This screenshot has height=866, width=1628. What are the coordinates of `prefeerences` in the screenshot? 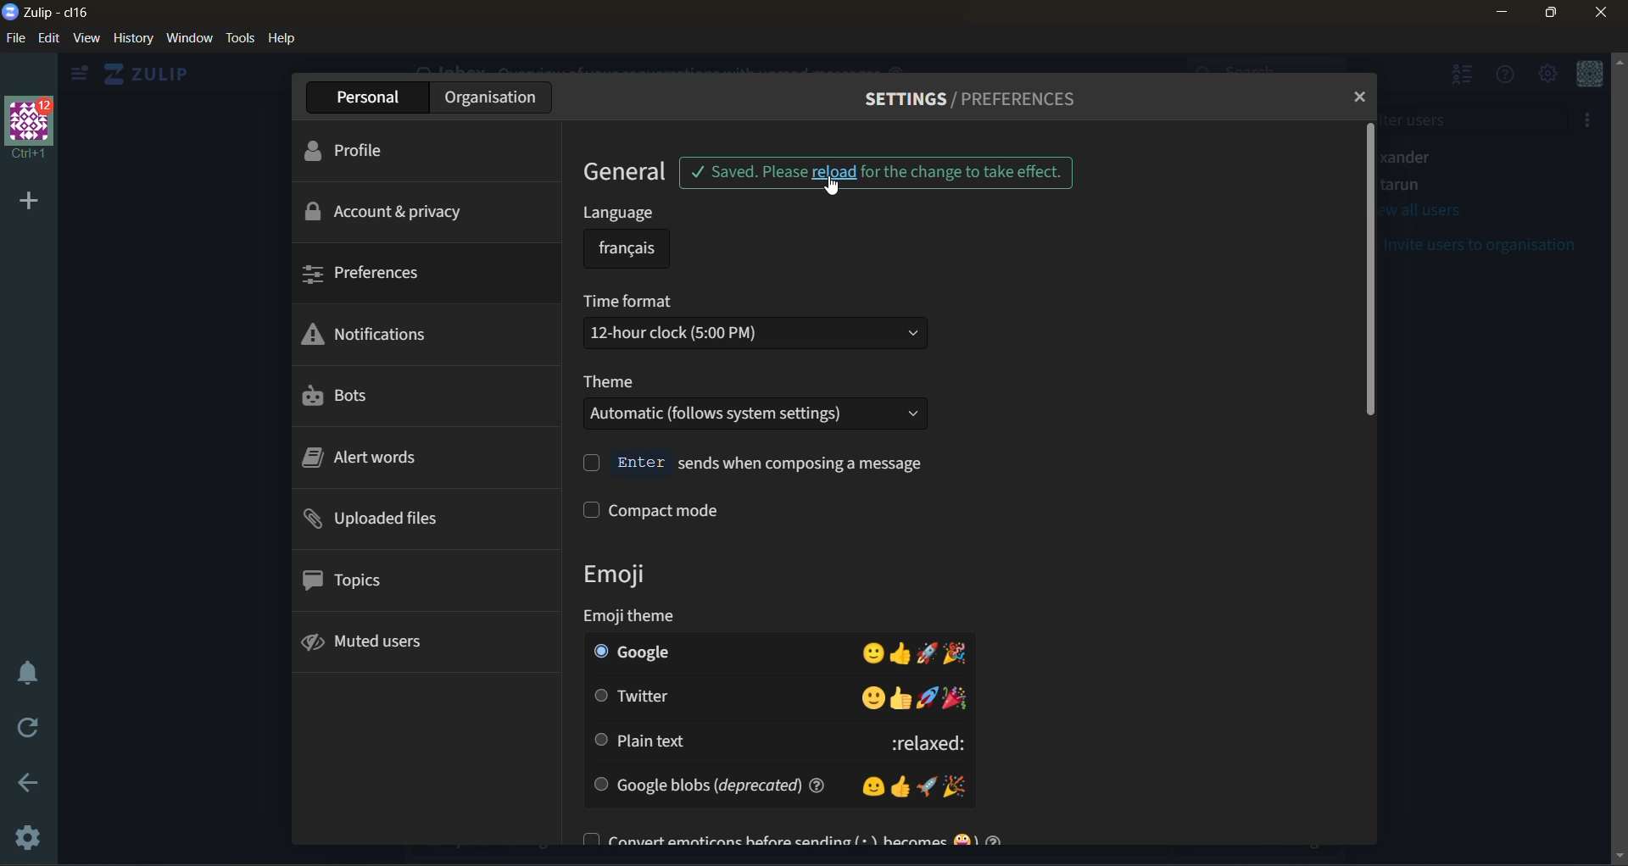 It's located at (382, 278).